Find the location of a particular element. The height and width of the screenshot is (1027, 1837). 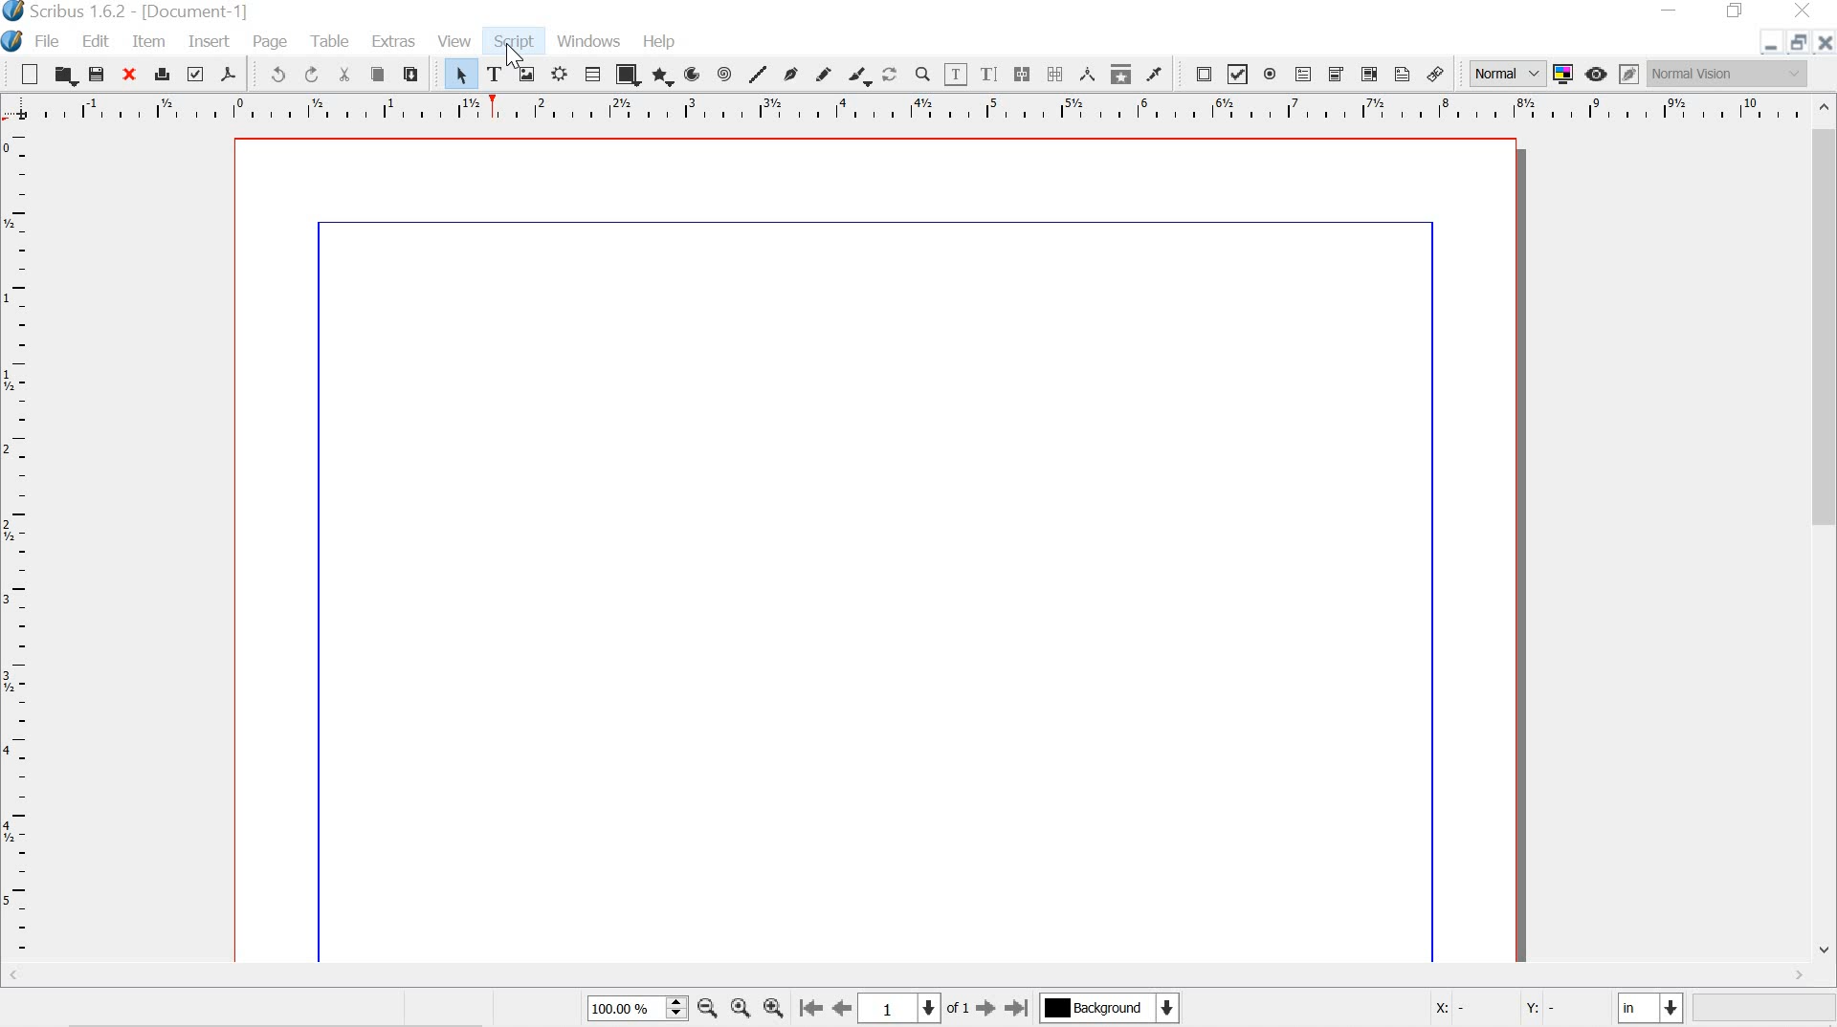

arc is located at coordinates (695, 74).